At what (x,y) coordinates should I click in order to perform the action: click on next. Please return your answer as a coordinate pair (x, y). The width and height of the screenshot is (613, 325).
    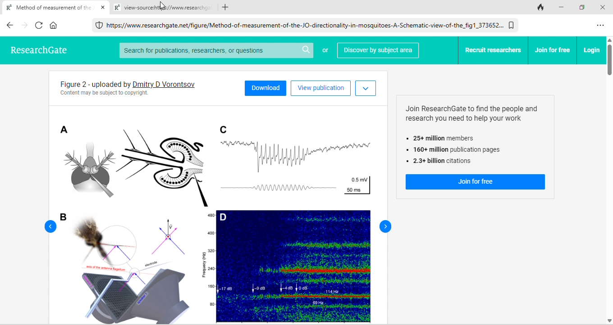
    Looking at the image, I should click on (386, 227).